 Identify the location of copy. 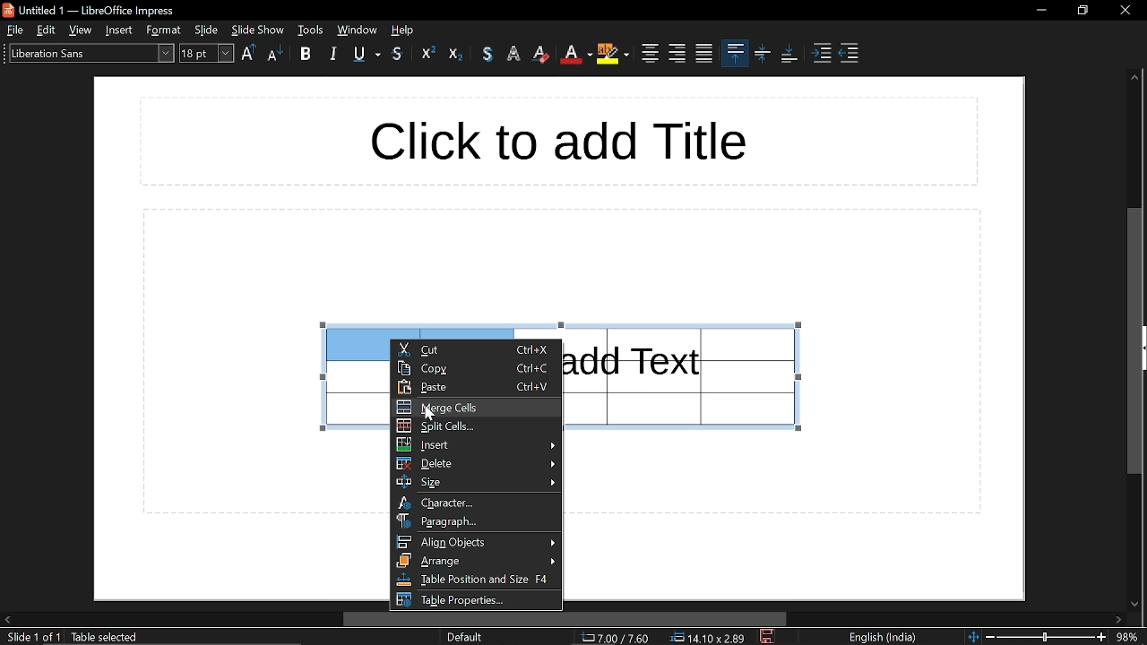
(477, 367).